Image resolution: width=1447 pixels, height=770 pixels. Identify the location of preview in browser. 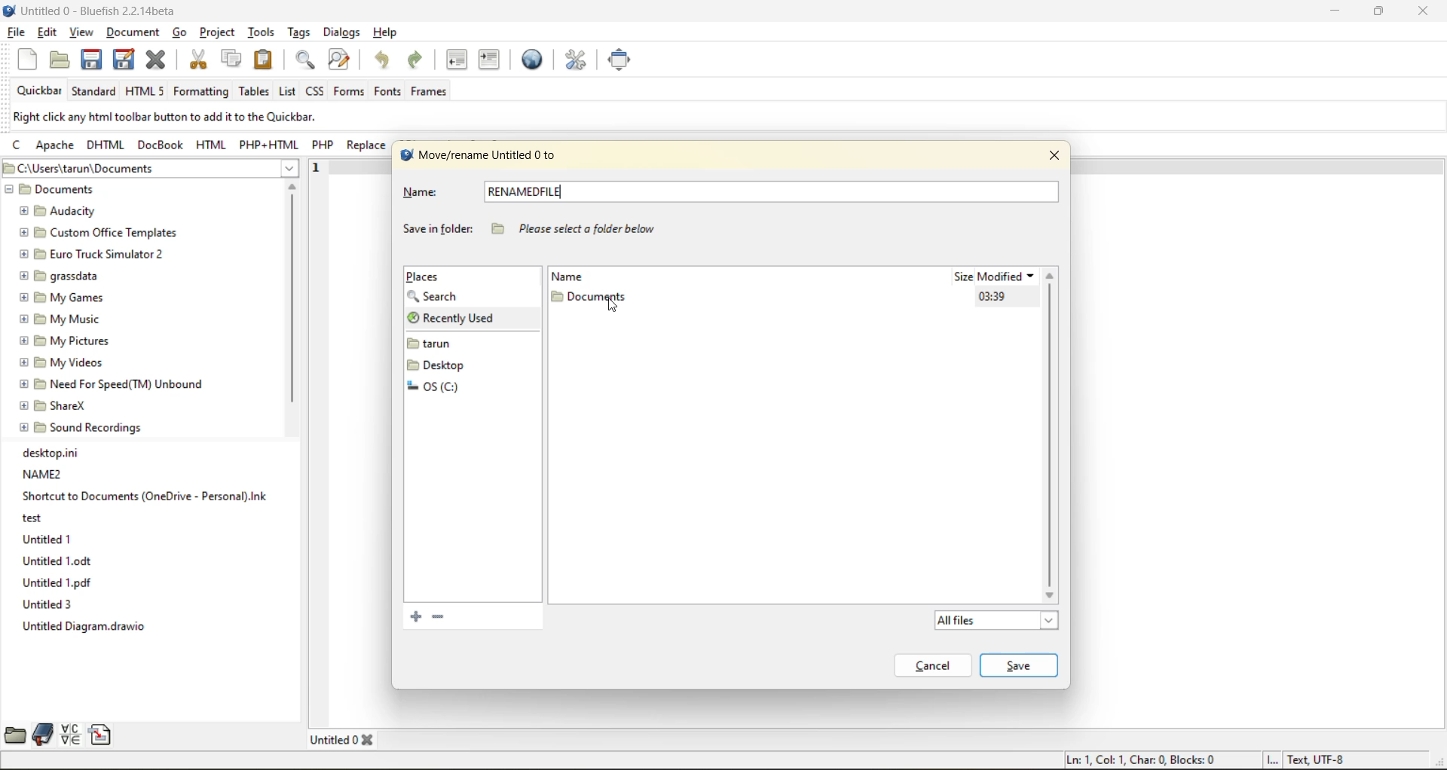
(532, 60).